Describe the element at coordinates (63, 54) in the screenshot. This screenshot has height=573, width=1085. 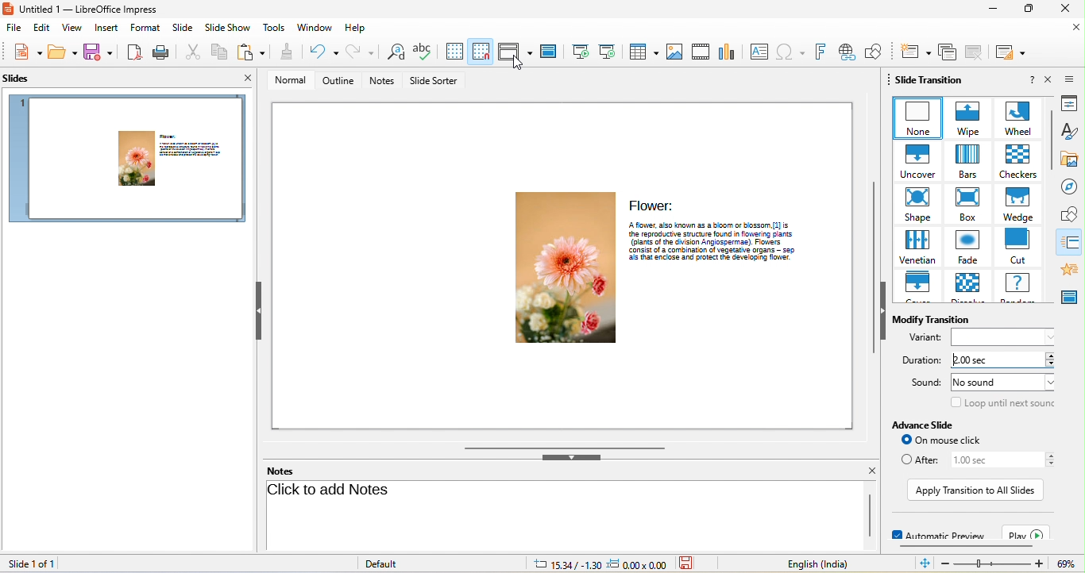
I see `save` at that location.